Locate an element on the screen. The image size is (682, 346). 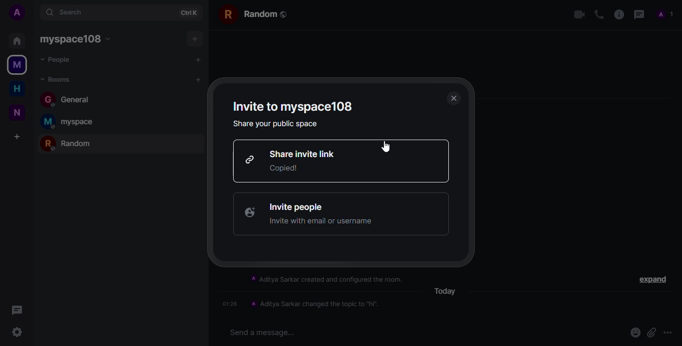
01:28 is located at coordinates (229, 304).